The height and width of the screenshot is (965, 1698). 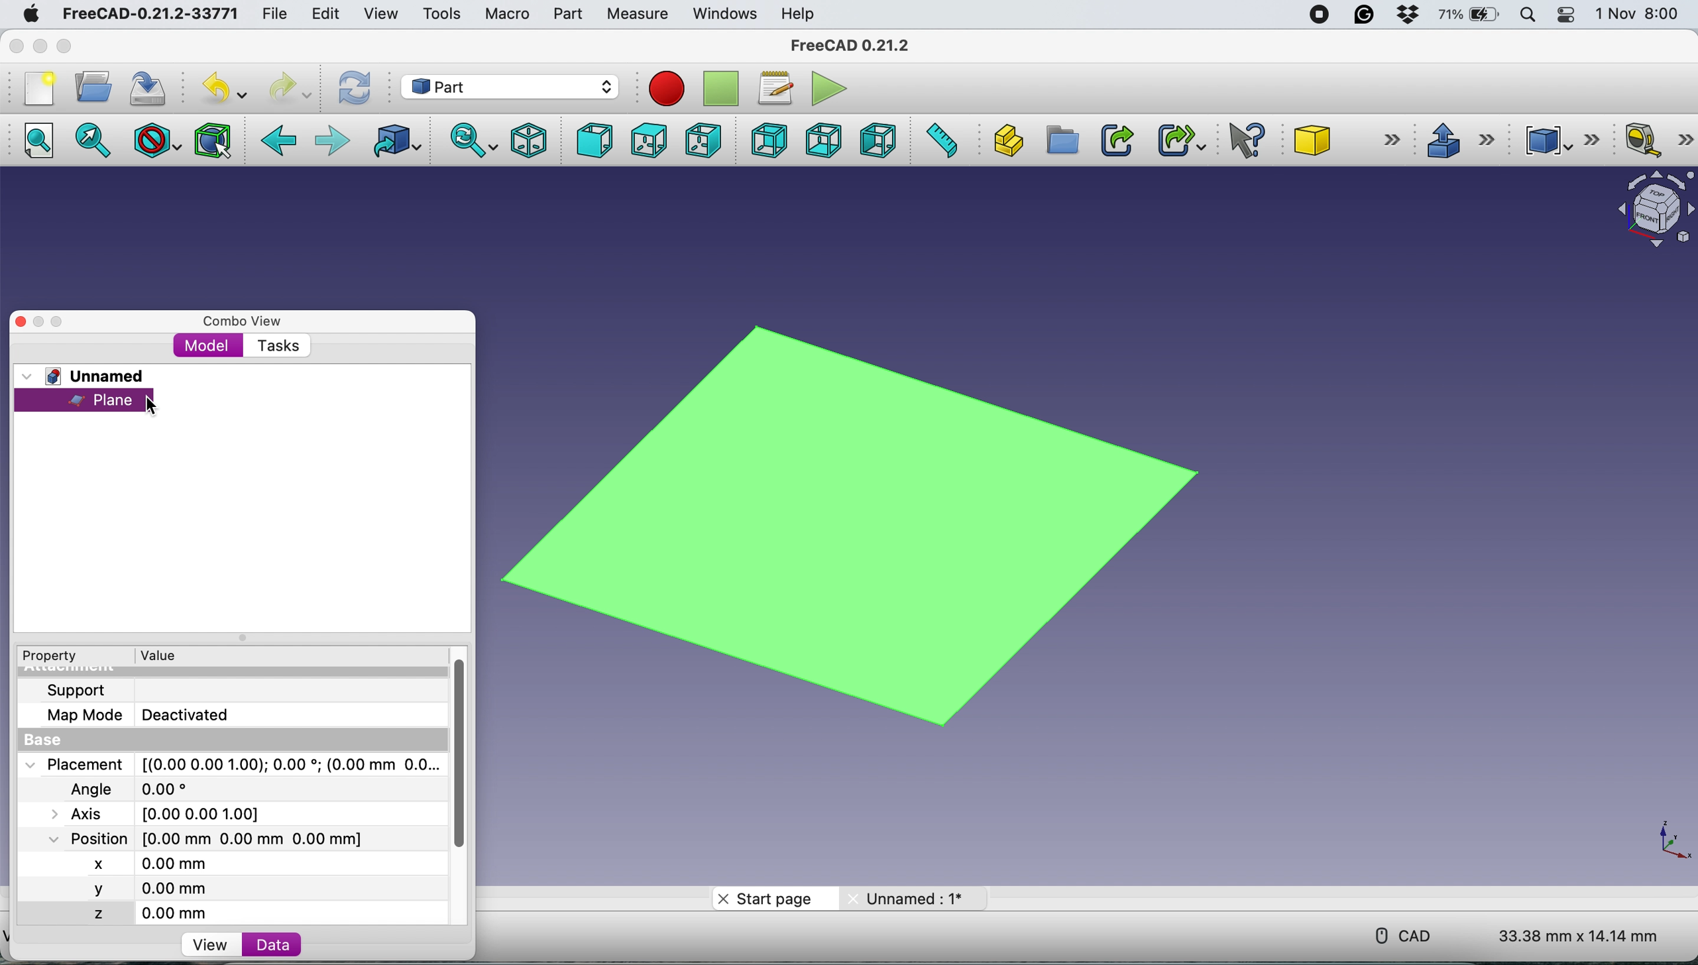 I want to click on support, so click(x=88, y=692).